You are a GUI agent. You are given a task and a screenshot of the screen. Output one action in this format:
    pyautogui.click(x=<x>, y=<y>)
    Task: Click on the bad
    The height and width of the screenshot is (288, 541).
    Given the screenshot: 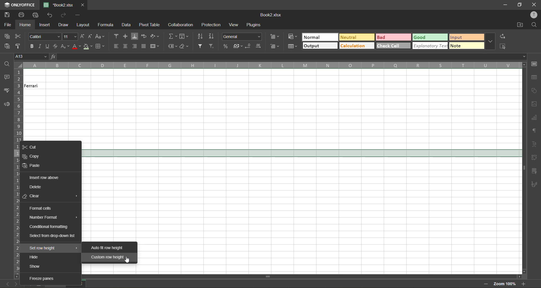 What is the action you would take?
    pyautogui.click(x=394, y=38)
    